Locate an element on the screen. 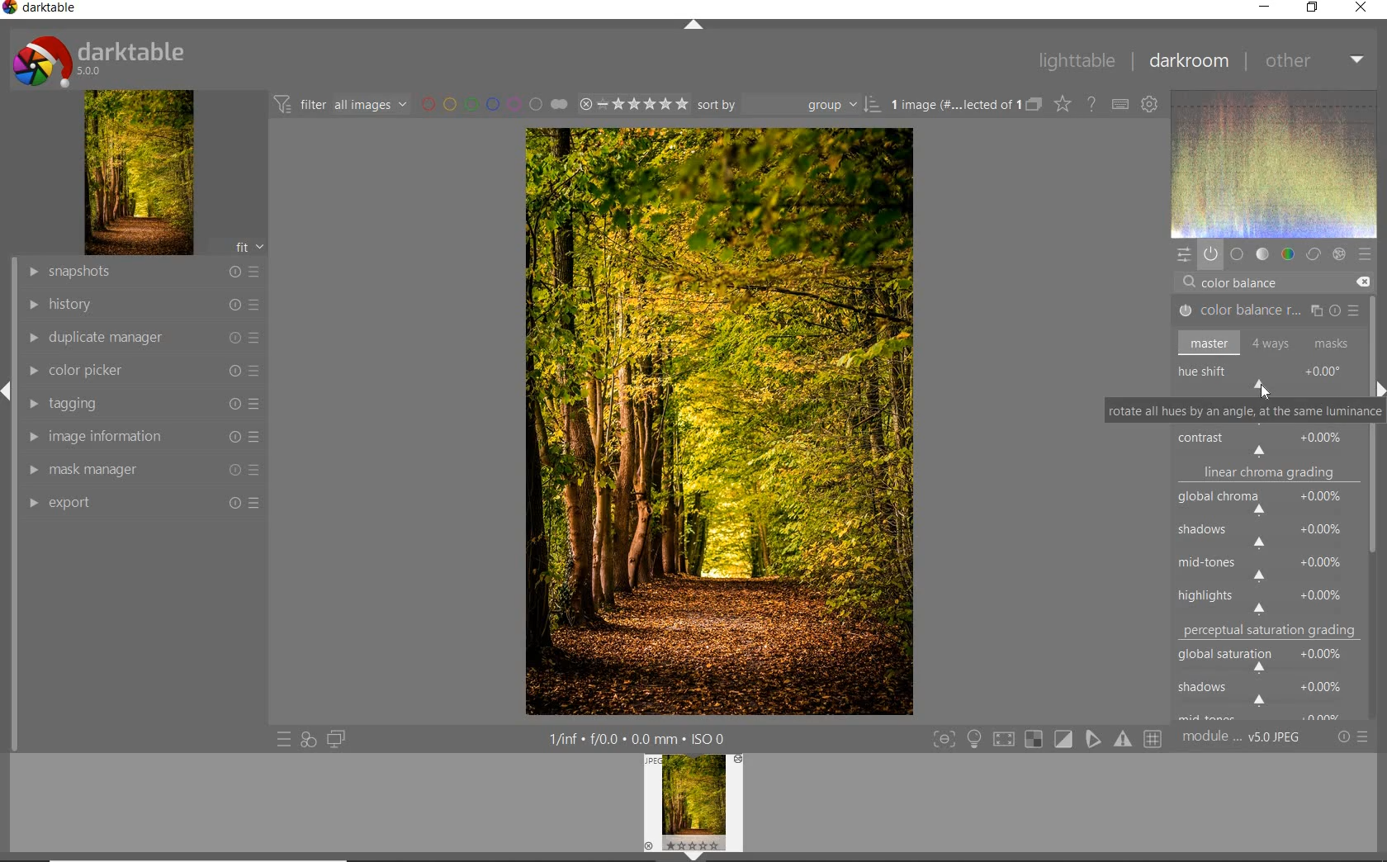 The image size is (1387, 862). shadows is located at coordinates (1267, 691).